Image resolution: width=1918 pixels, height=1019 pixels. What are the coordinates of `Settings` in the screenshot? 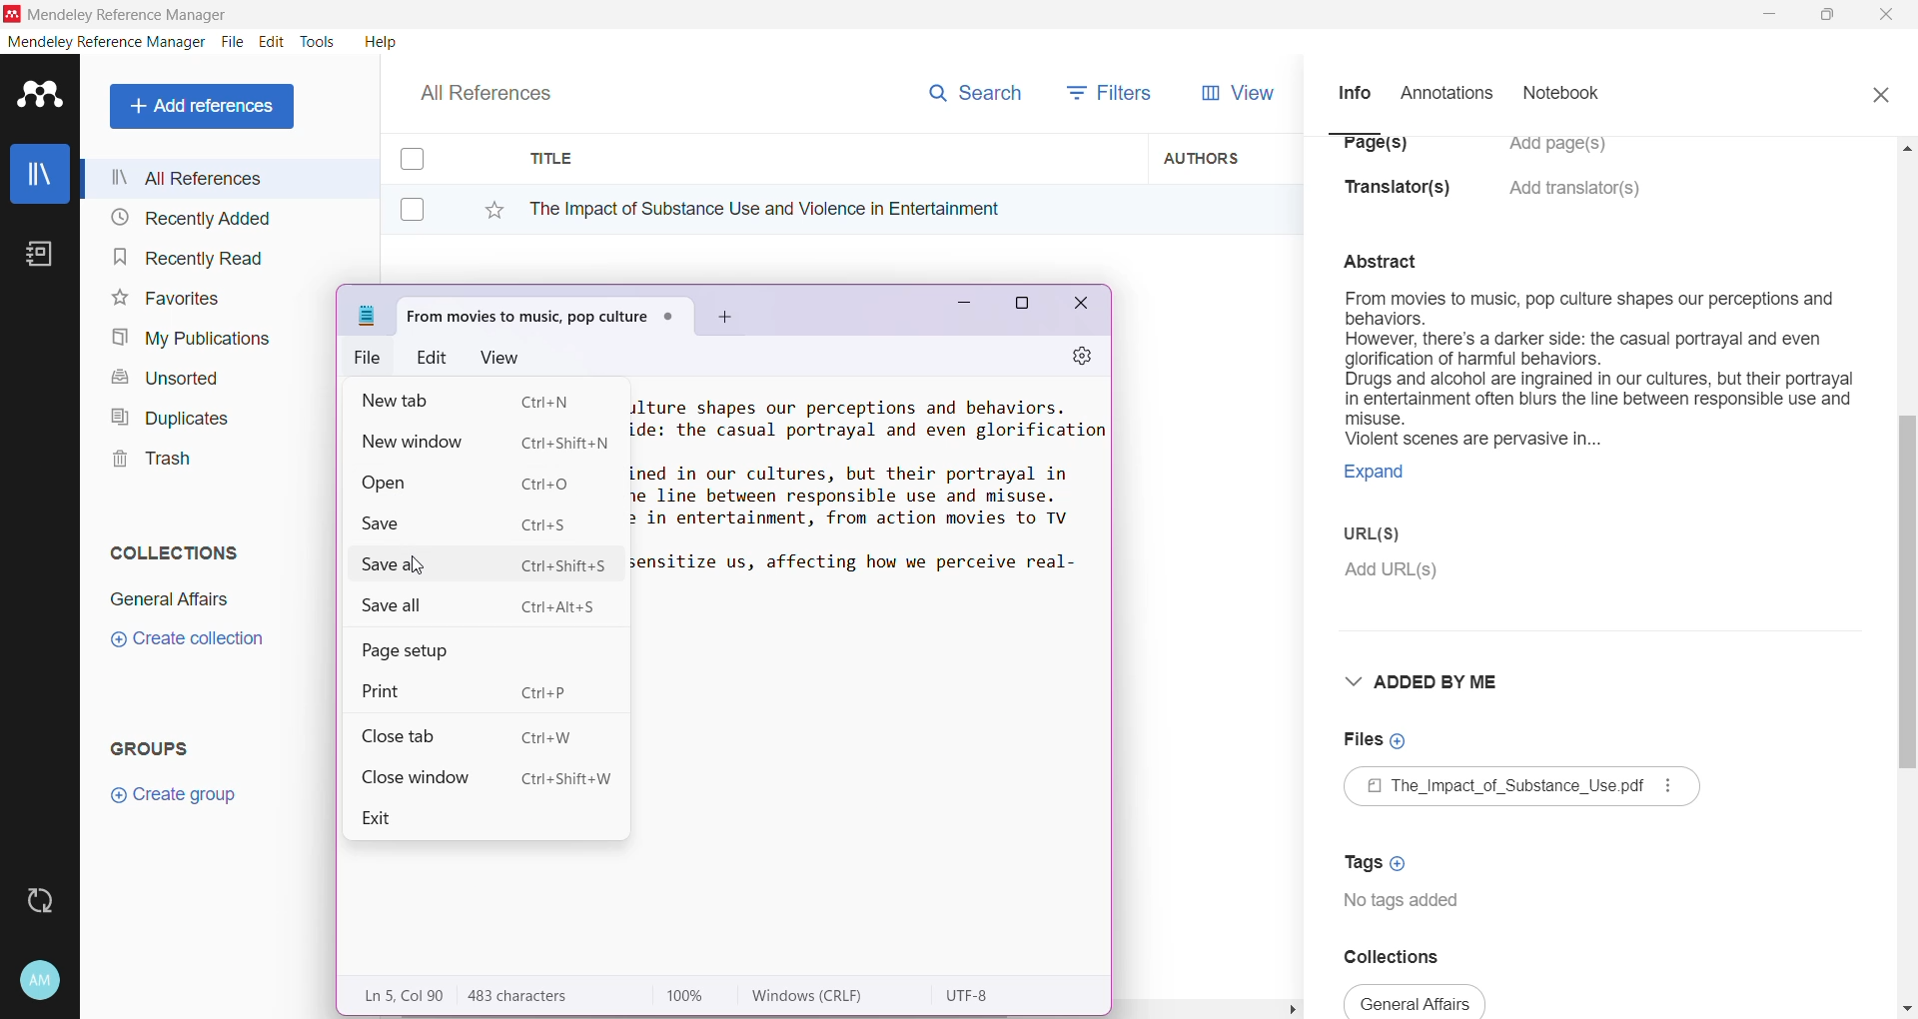 It's located at (1074, 358).